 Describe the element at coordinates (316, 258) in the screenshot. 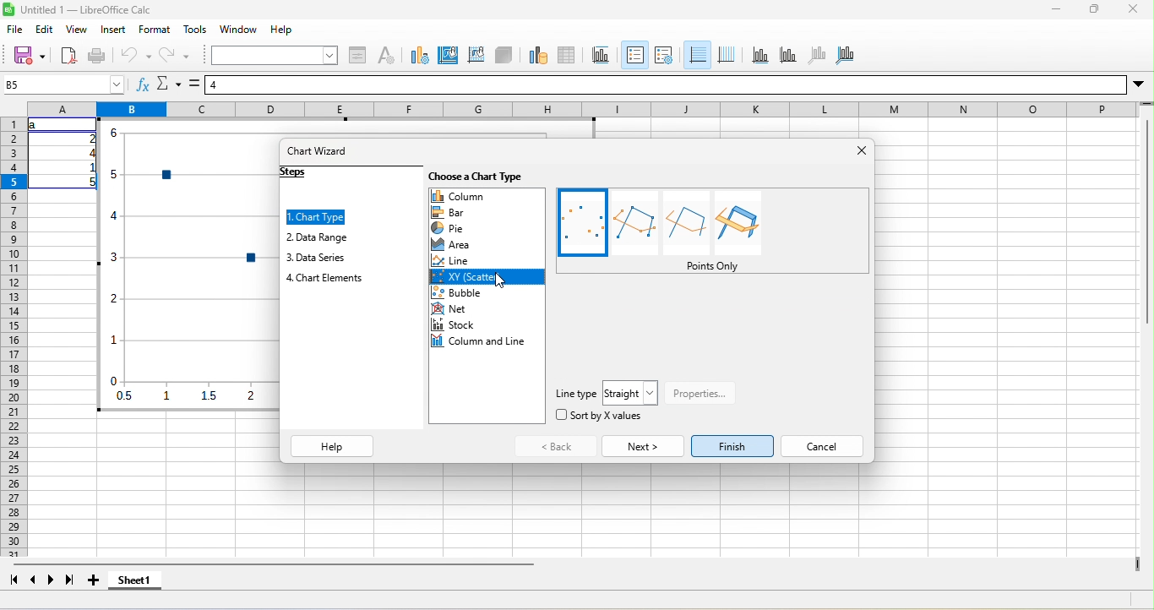

I see `data series` at that location.